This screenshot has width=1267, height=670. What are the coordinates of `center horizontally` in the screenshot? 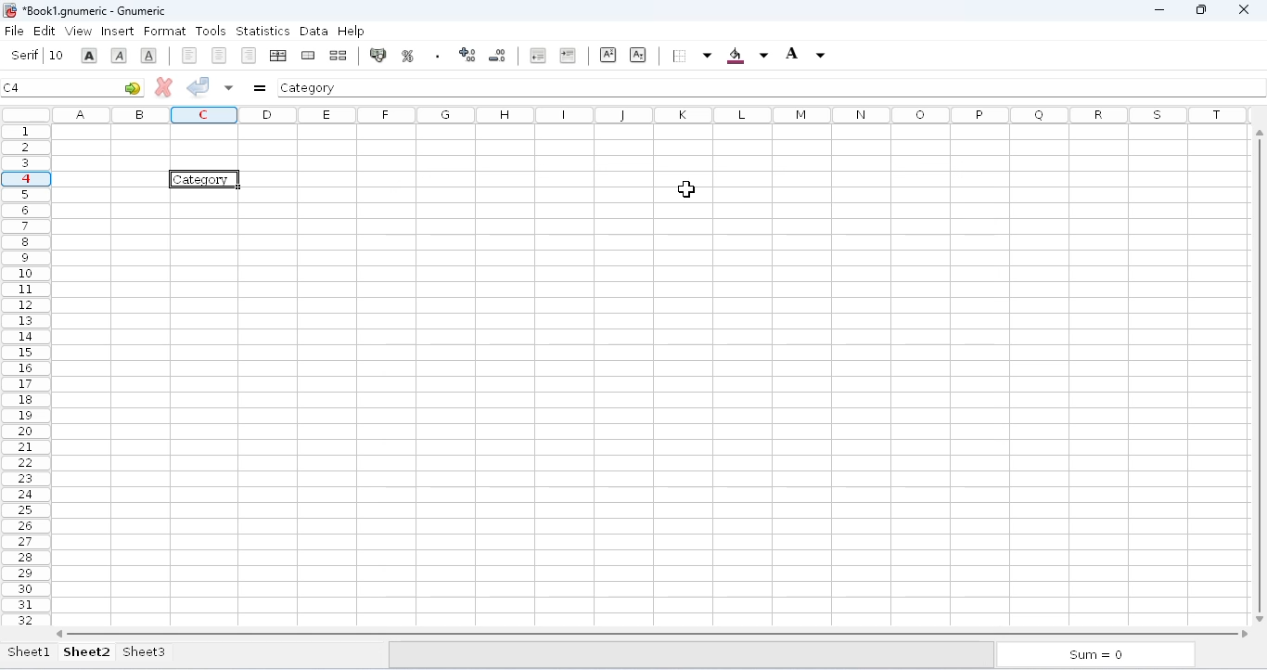 It's located at (246, 56).